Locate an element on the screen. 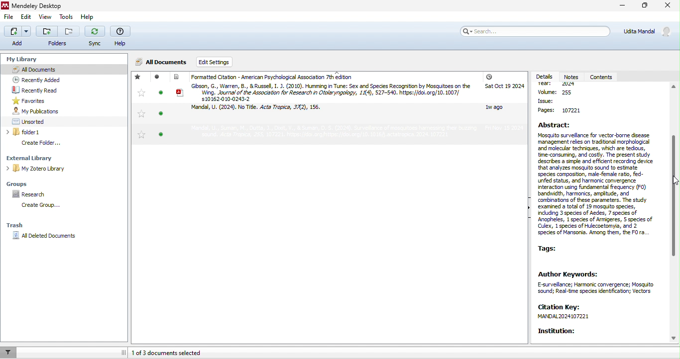 This screenshot has width=680, height=359. create group is located at coordinates (43, 206).